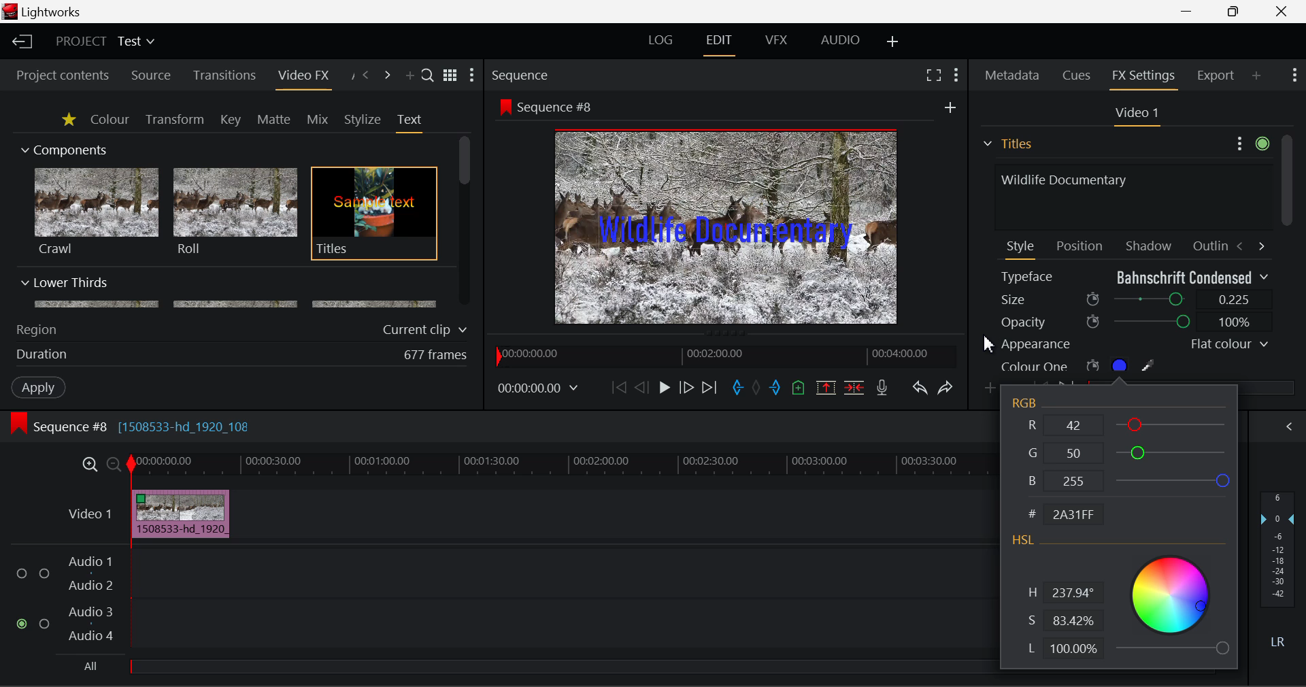  What do you see at coordinates (1250, 245) in the screenshot?
I see `Move between Tabs` at bounding box center [1250, 245].